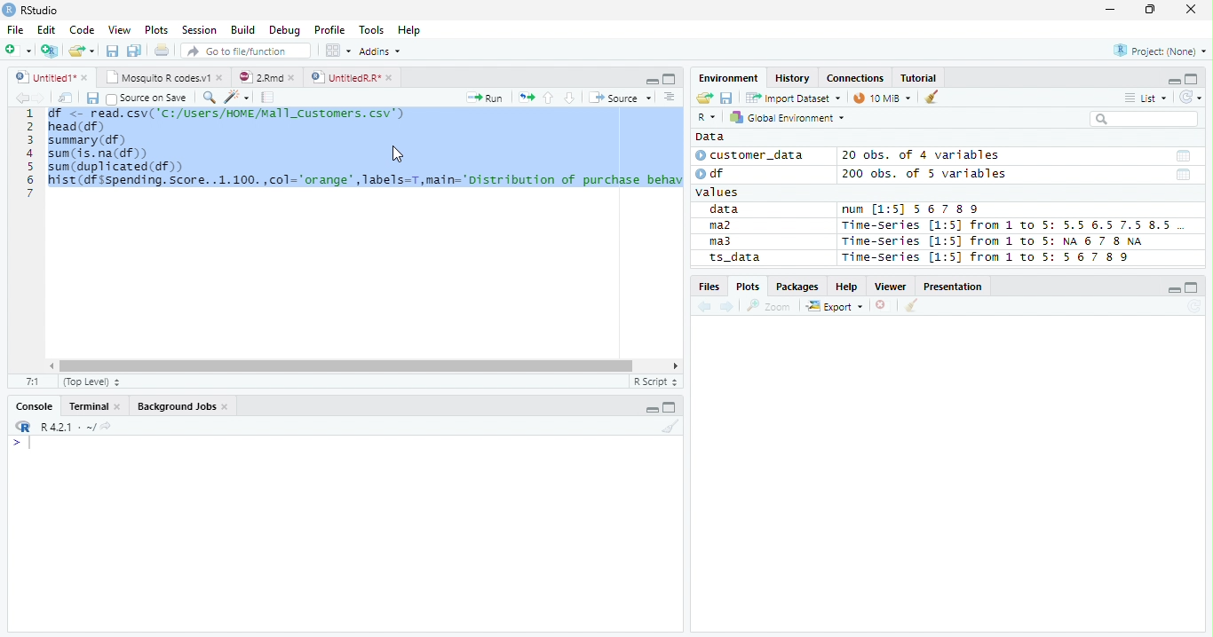 The image size is (1213, 637). I want to click on Refresh, so click(1194, 307).